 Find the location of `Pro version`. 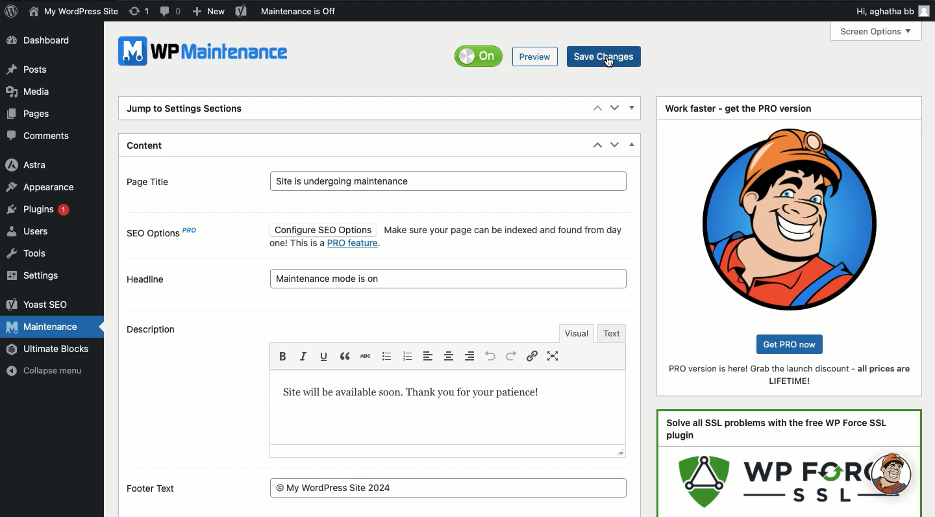

Pro version is located at coordinates (792, 375).